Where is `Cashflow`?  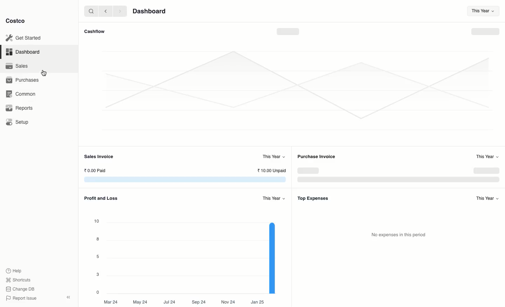
Cashflow is located at coordinates (94, 32).